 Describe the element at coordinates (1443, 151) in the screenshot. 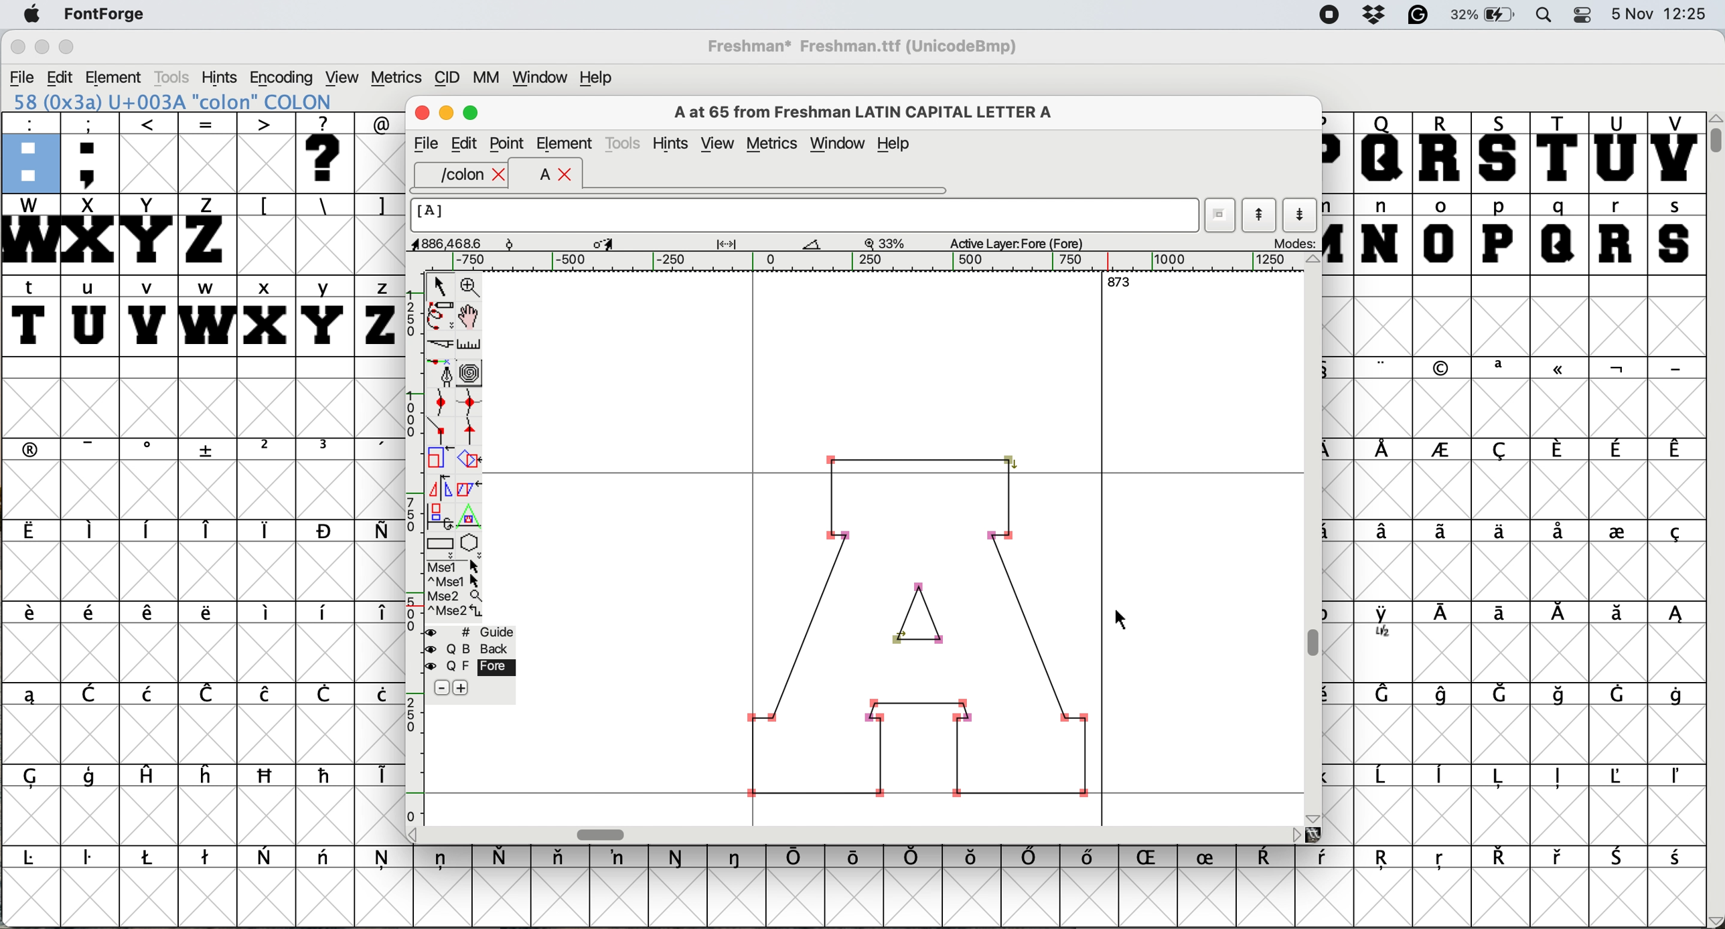

I see `R` at that location.